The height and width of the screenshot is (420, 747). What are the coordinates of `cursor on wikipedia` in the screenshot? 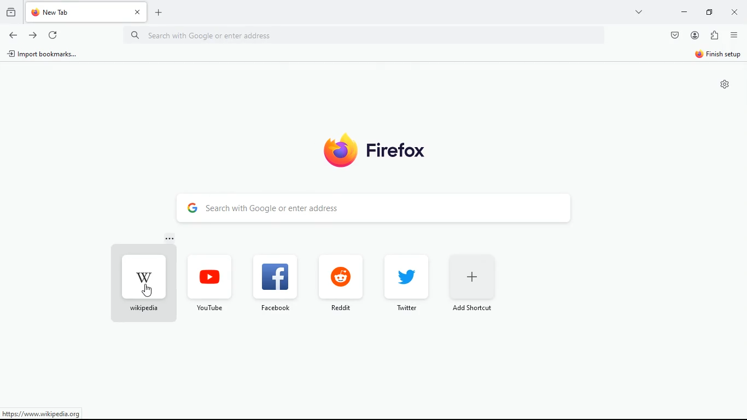 It's located at (148, 291).